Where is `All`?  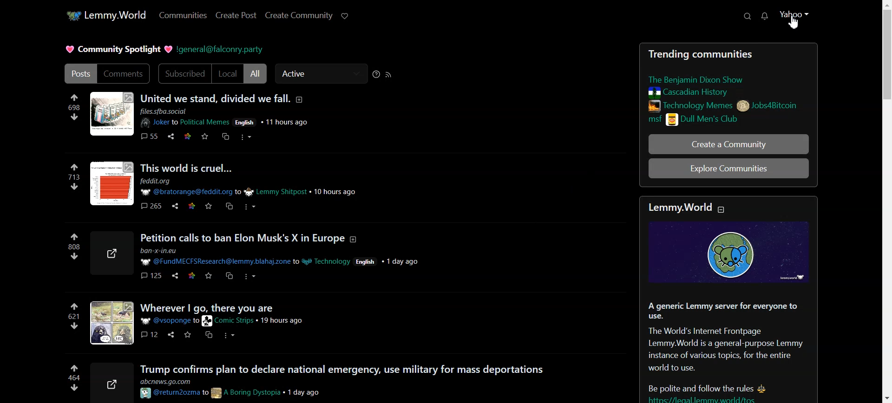 All is located at coordinates (256, 74).